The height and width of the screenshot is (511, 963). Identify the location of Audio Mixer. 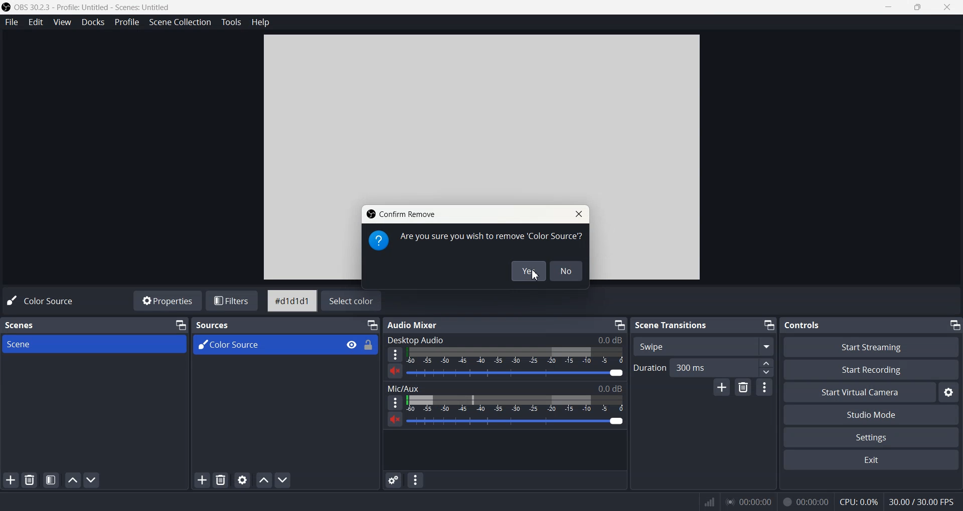
(414, 325).